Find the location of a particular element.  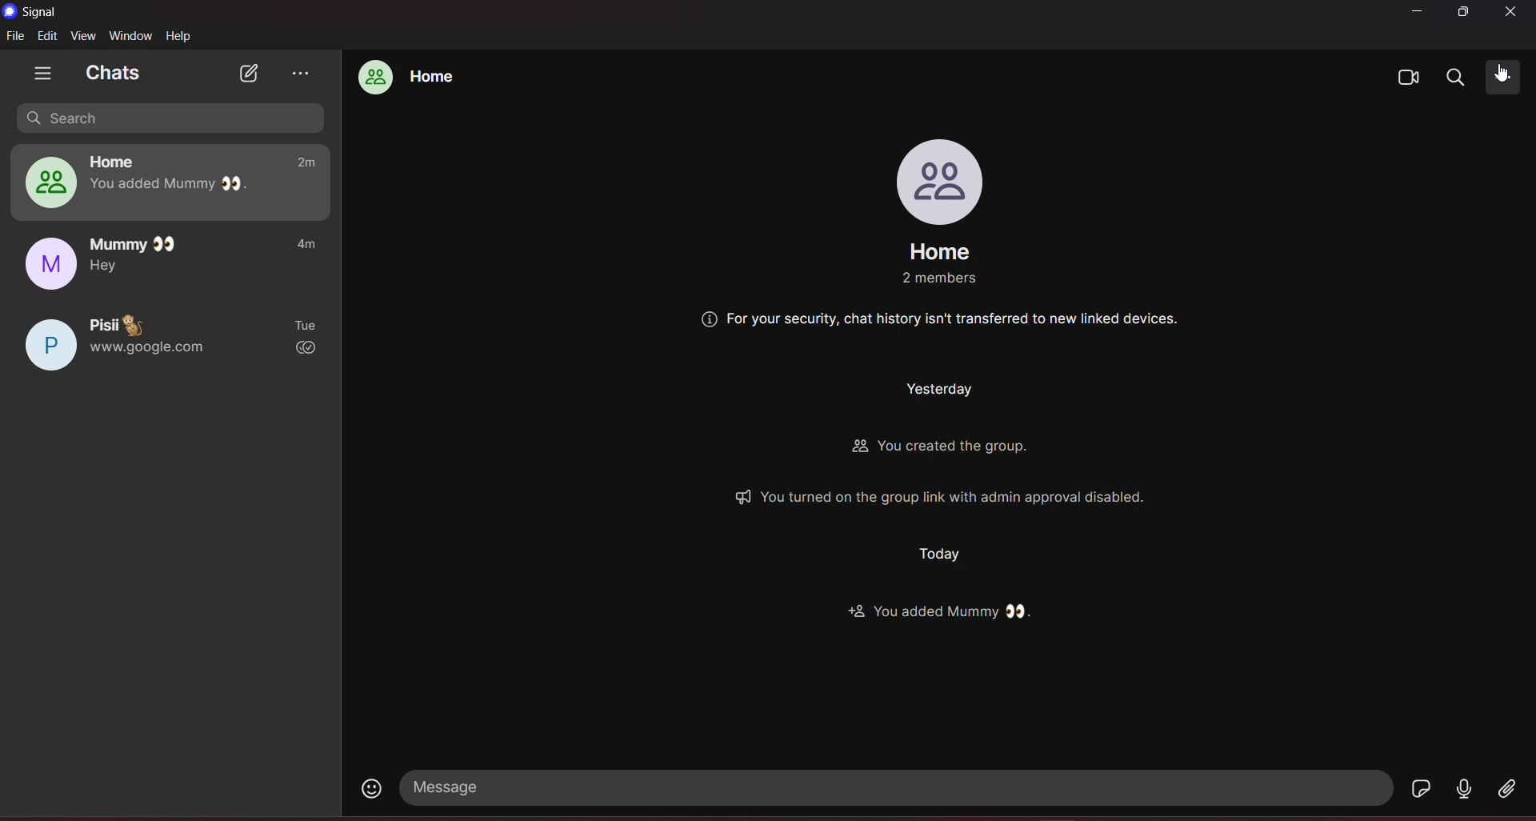

profile is located at coordinates (938, 178).